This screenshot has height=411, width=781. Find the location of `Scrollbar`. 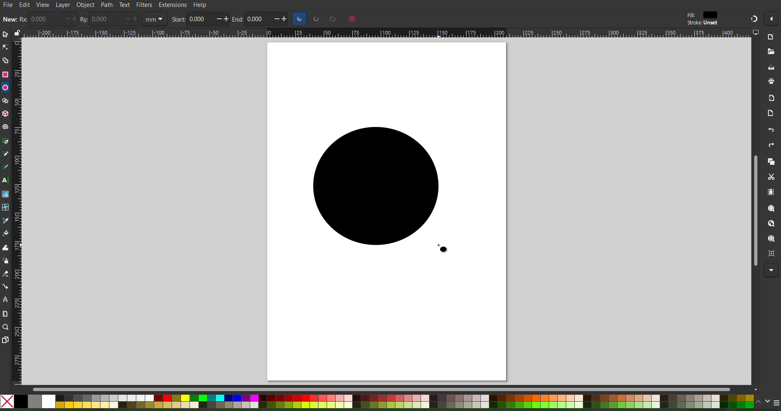

Scrollbar is located at coordinates (755, 208).